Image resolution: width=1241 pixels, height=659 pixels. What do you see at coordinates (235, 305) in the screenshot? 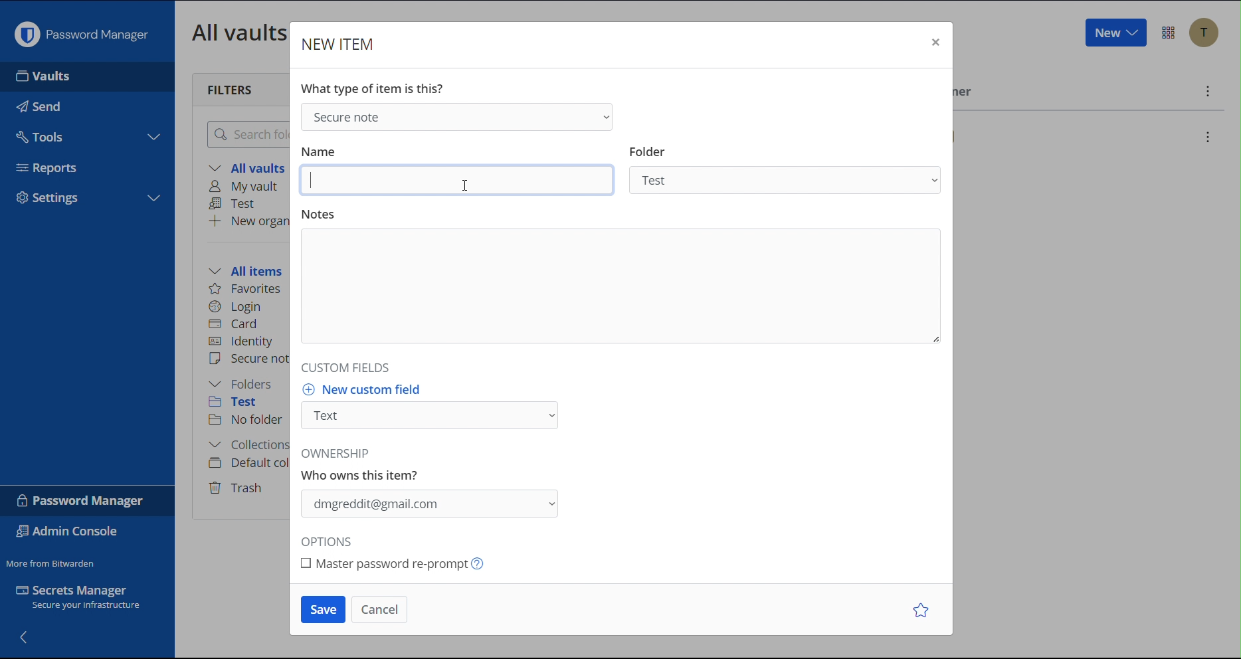
I see `Login` at bounding box center [235, 305].